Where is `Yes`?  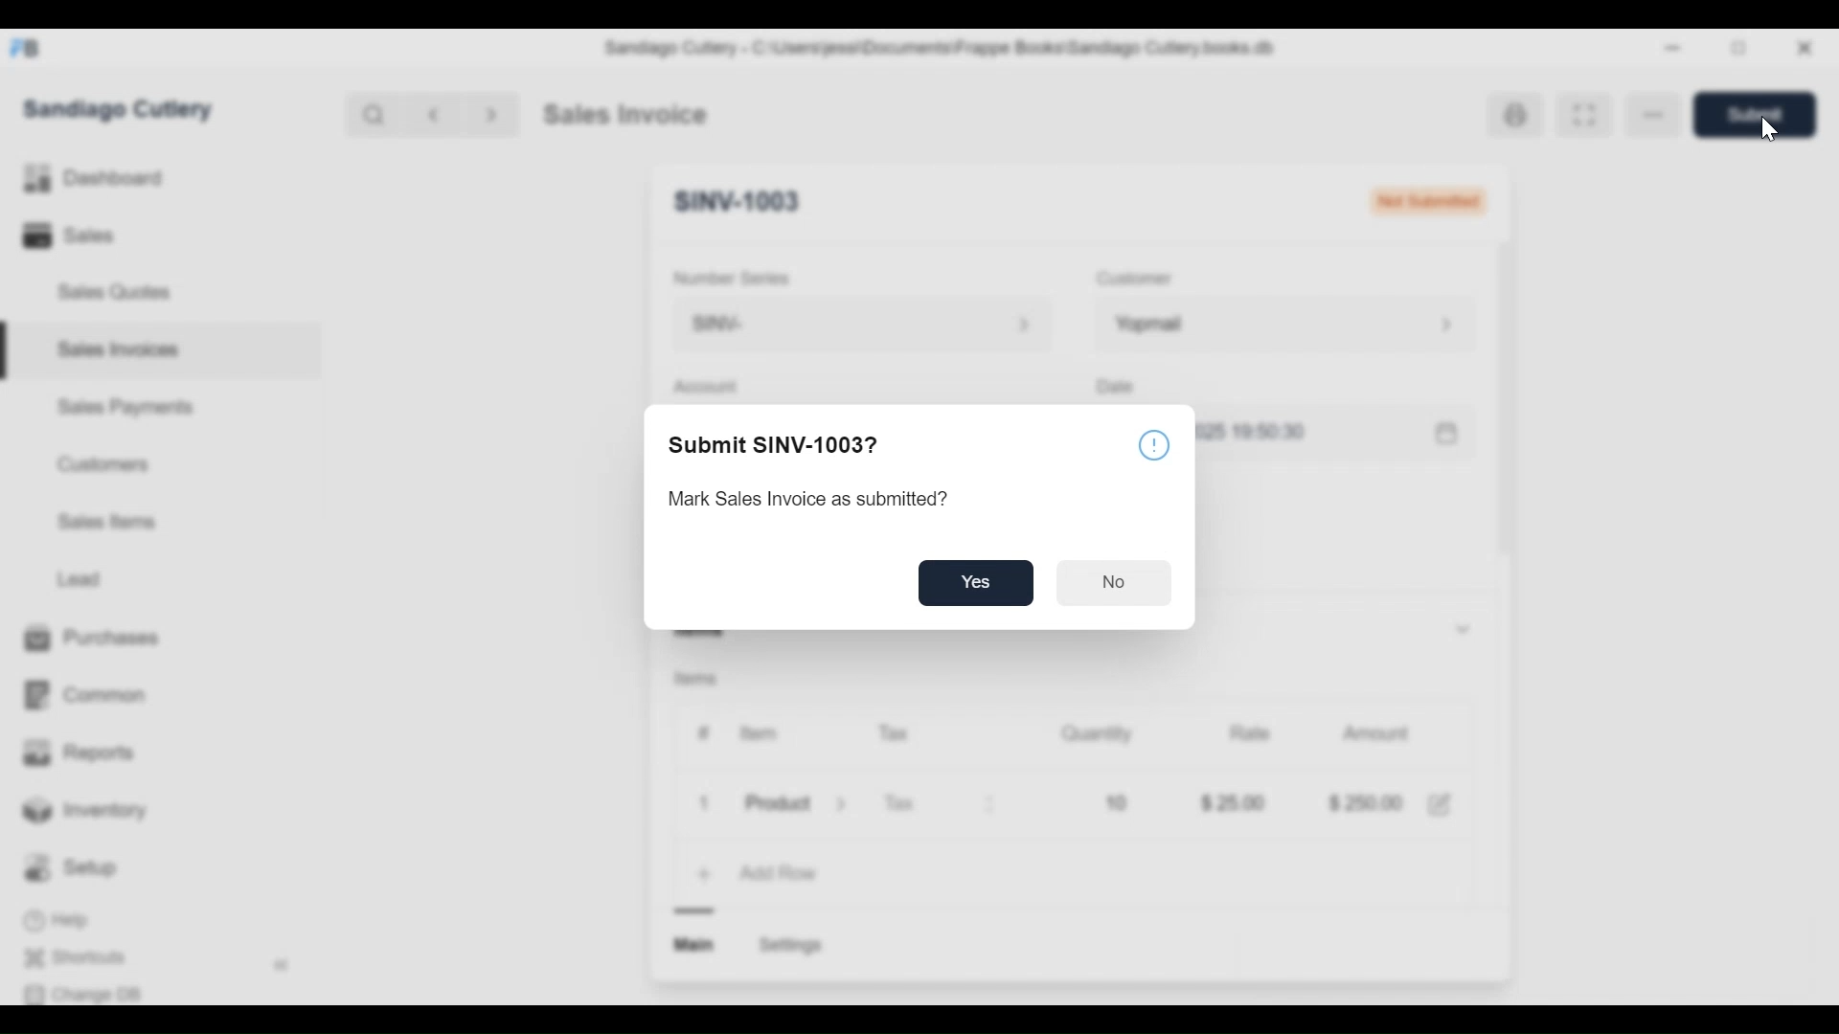
Yes is located at coordinates (974, 585).